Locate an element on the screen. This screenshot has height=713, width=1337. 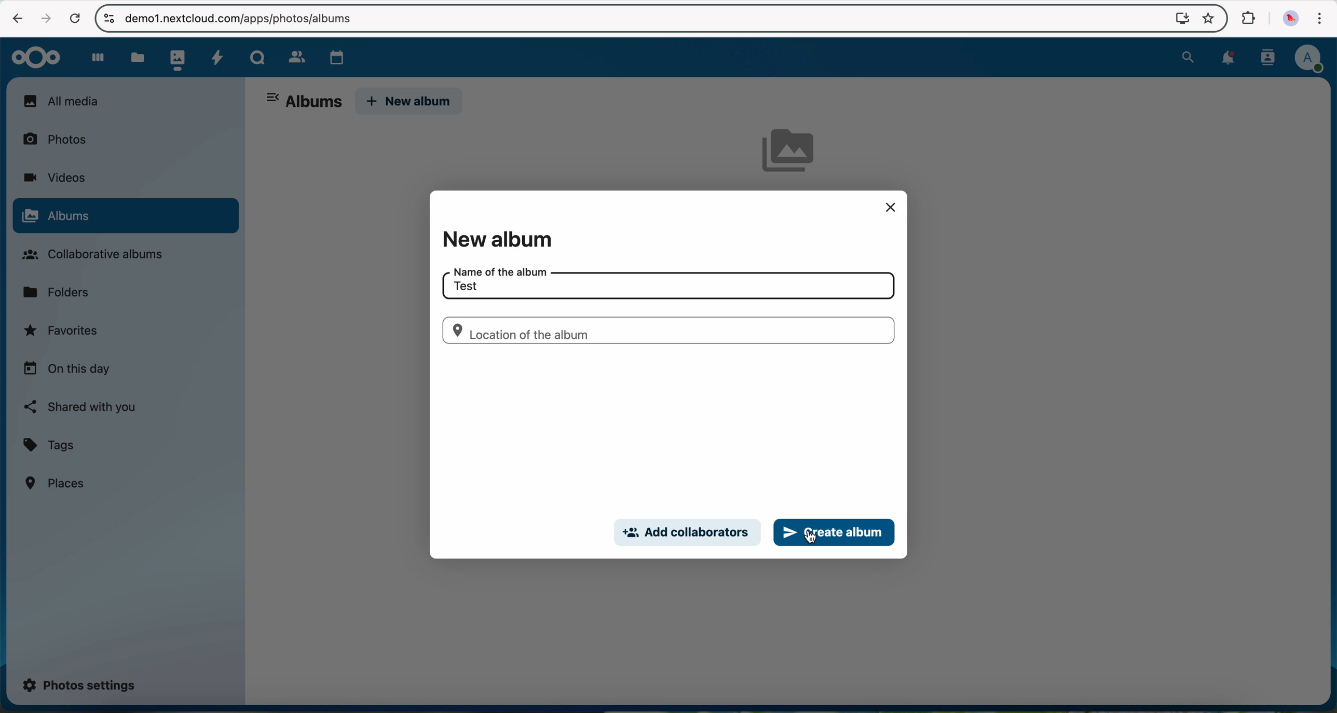
albums is located at coordinates (314, 102).